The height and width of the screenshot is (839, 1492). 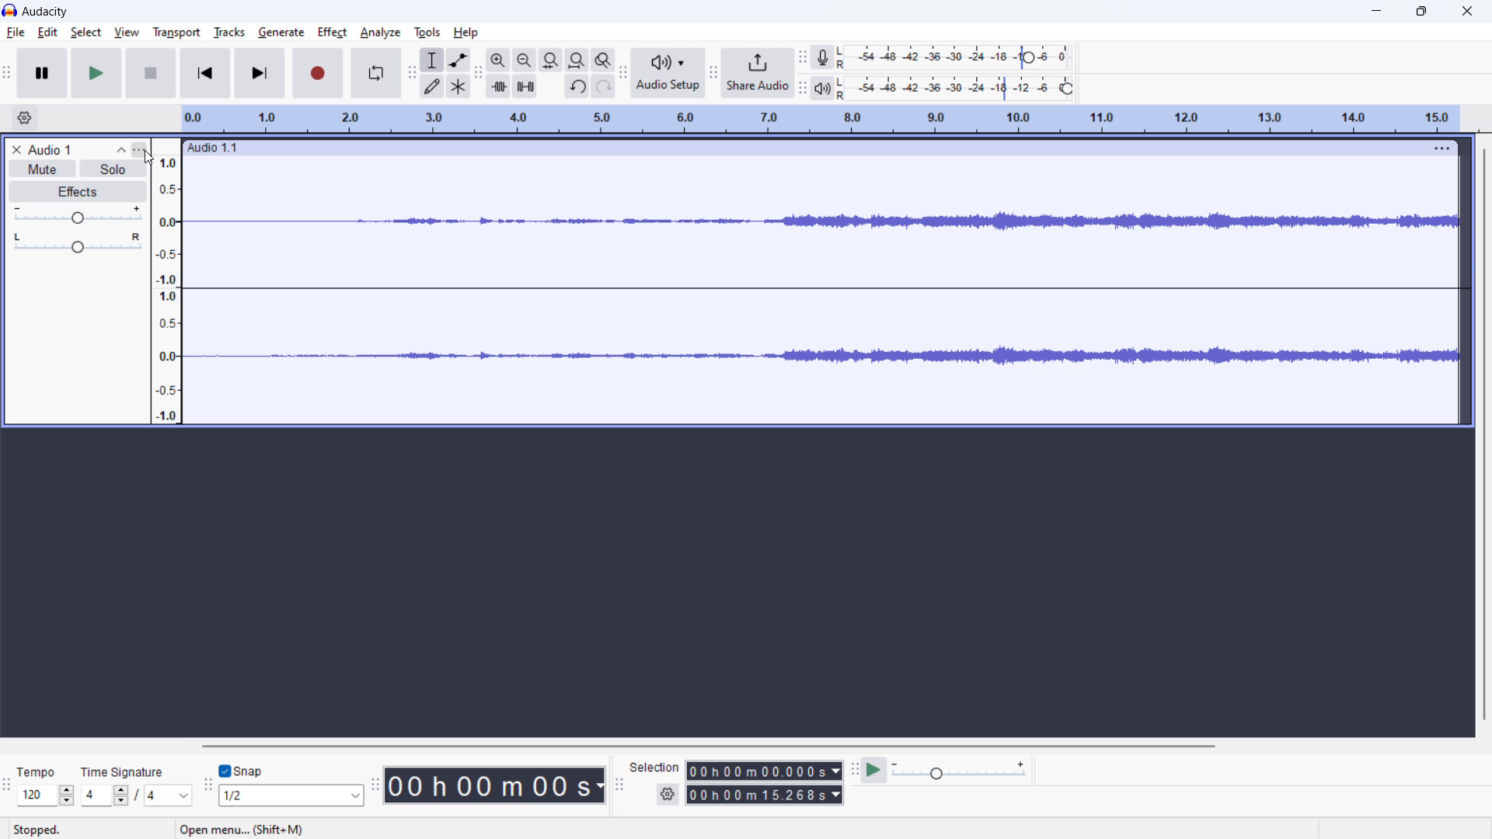 What do you see at coordinates (524, 59) in the screenshot?
I see `zoom out` at bounding box center [524, 59].